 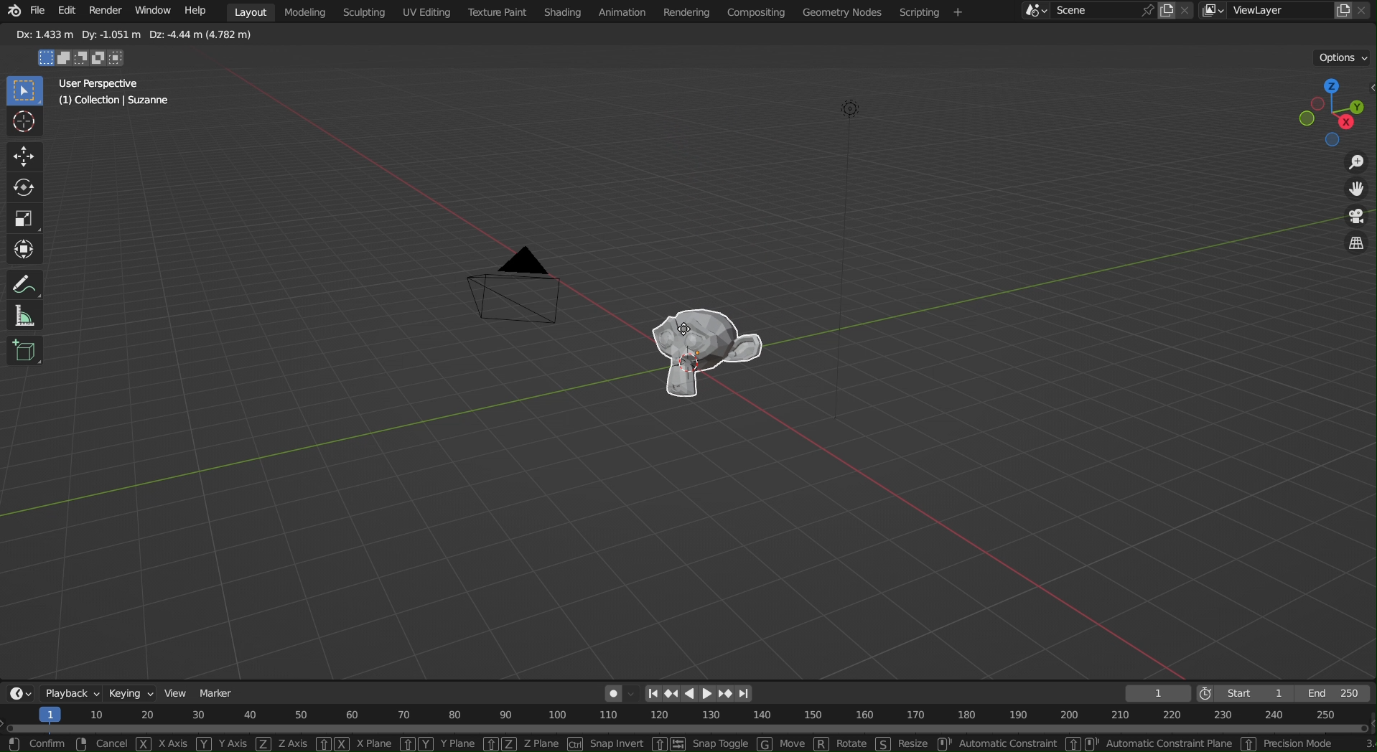 I want to click on Precision Mode, so click(x=1299, y=743).